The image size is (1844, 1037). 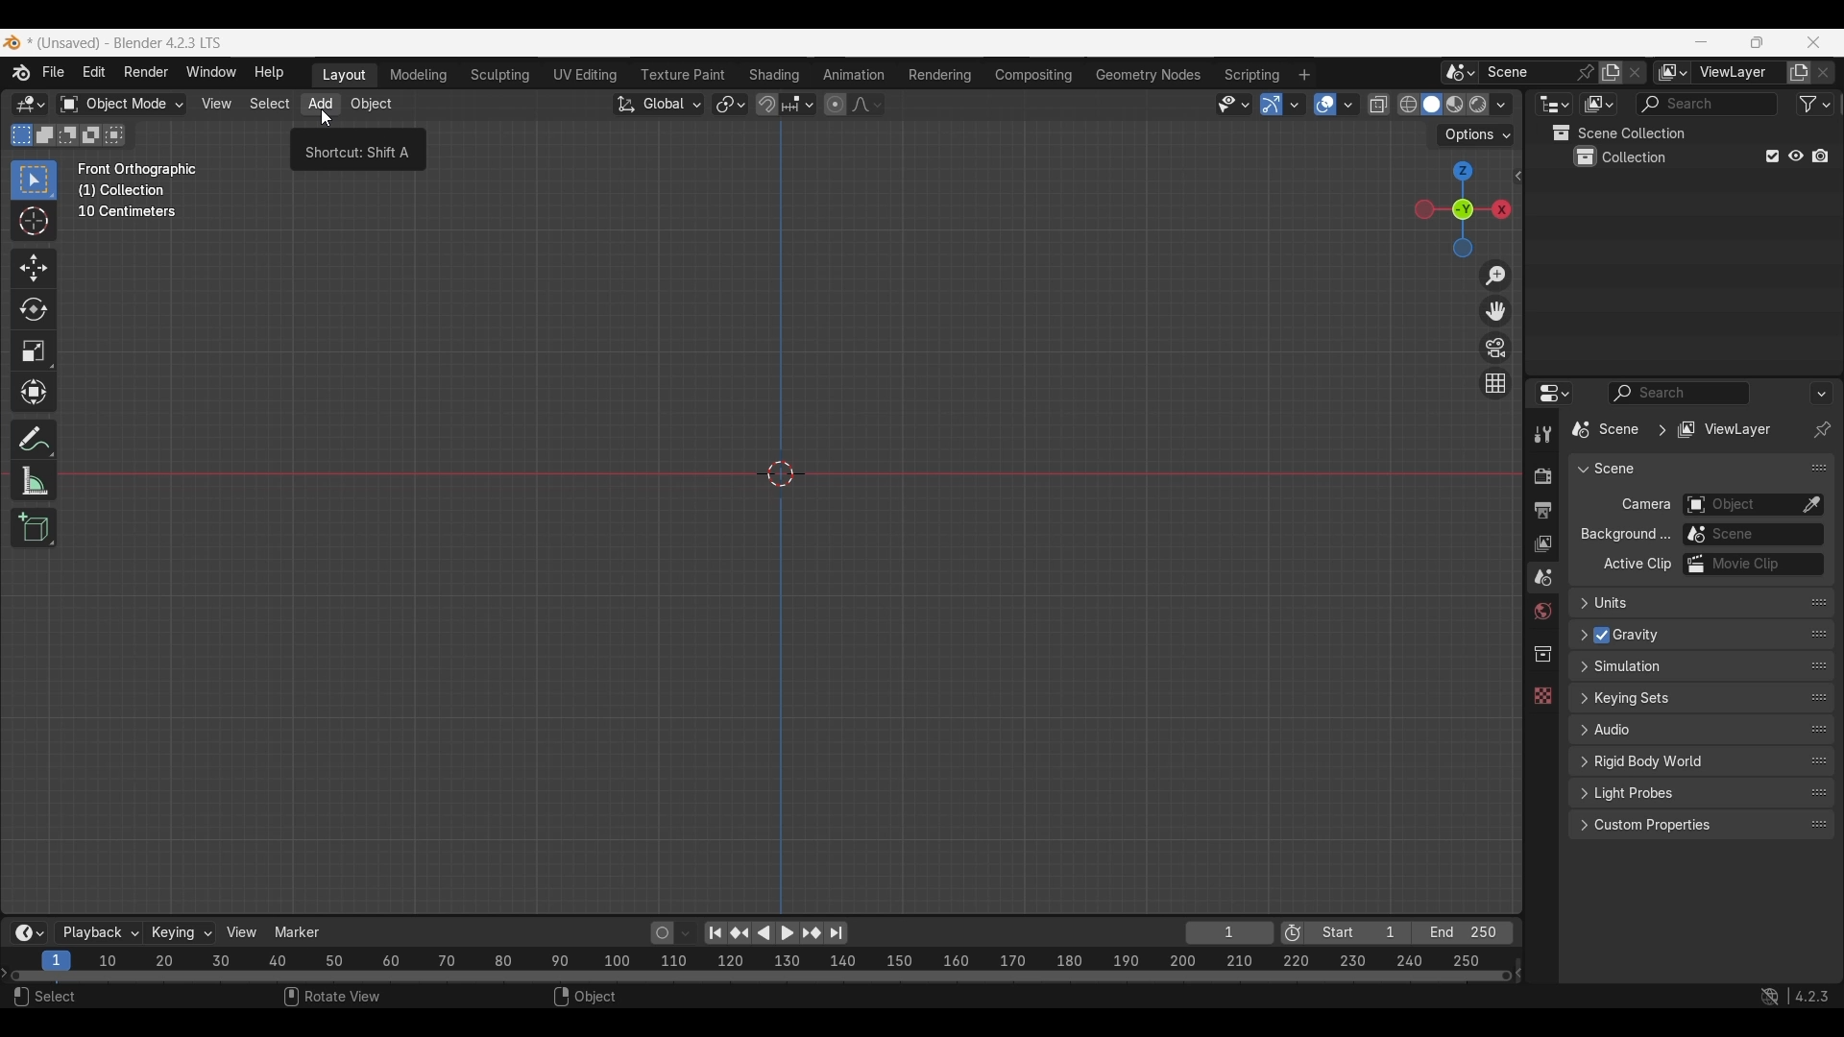 What do you see at coordinates (94, 73) in the screenshot?
I see `Edit menu` at bounding box center [94, 73].